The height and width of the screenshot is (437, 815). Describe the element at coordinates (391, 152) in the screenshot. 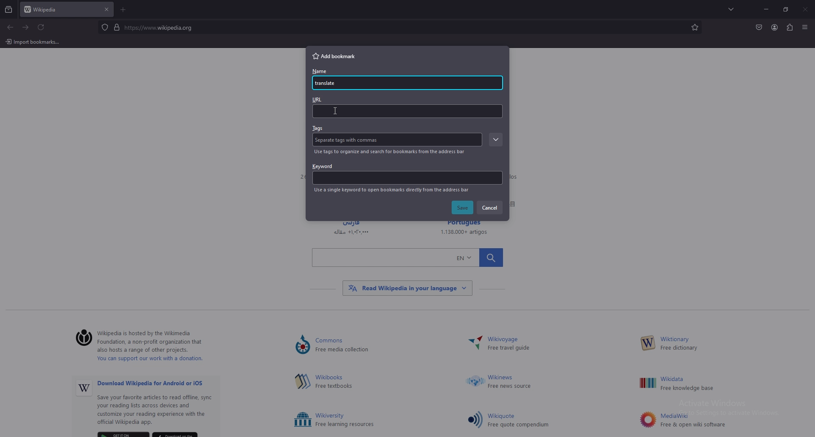

I see `info` at that location.